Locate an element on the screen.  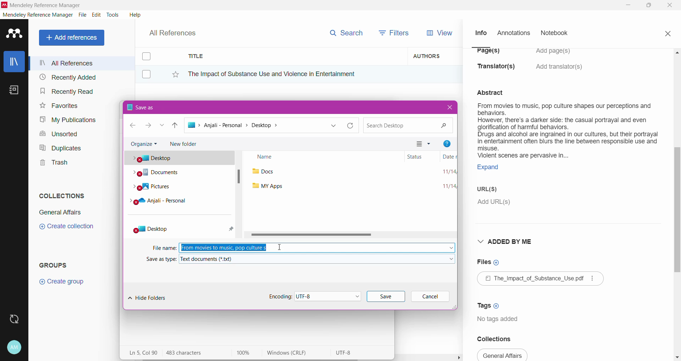
Click to Add Files is located at coordinates (488, 263).